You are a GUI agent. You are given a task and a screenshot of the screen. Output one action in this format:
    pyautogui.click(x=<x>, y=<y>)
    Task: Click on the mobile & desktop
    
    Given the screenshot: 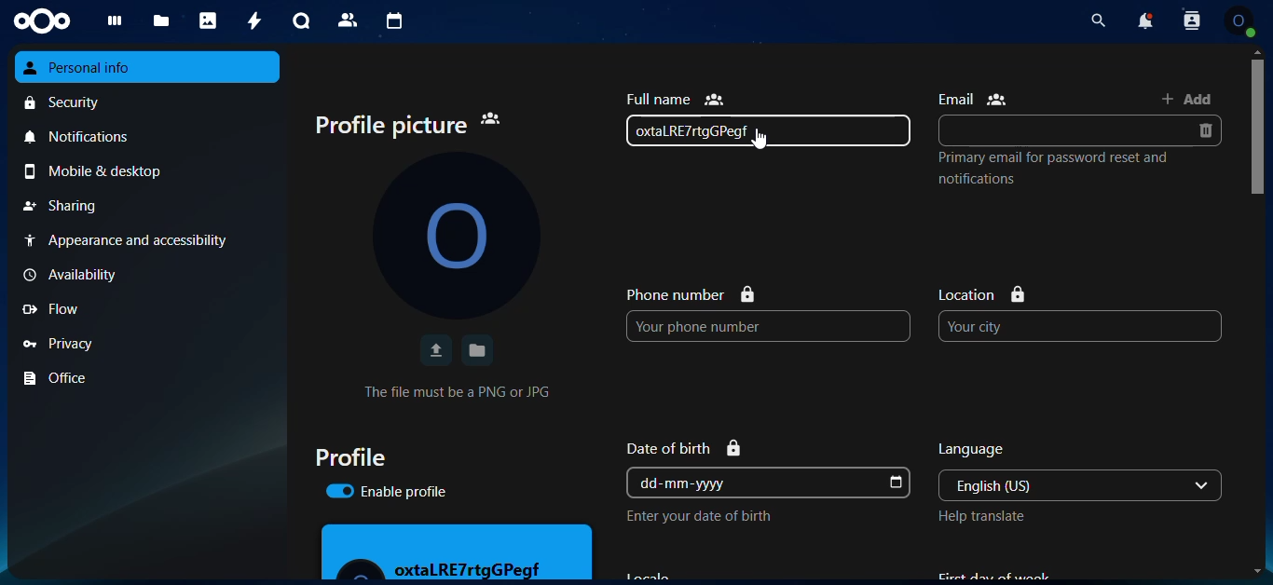 What is the action you would take?
    pyautogui.click(x=150, y=171)
    